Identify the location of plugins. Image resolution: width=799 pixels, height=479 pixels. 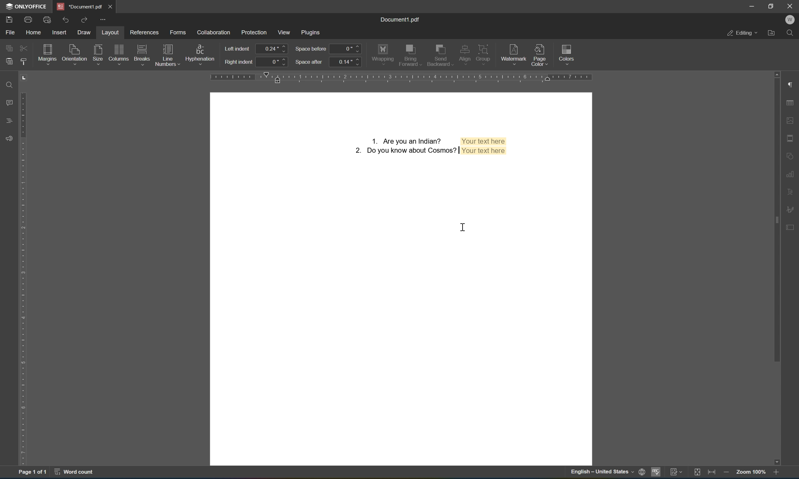
(312, 31).